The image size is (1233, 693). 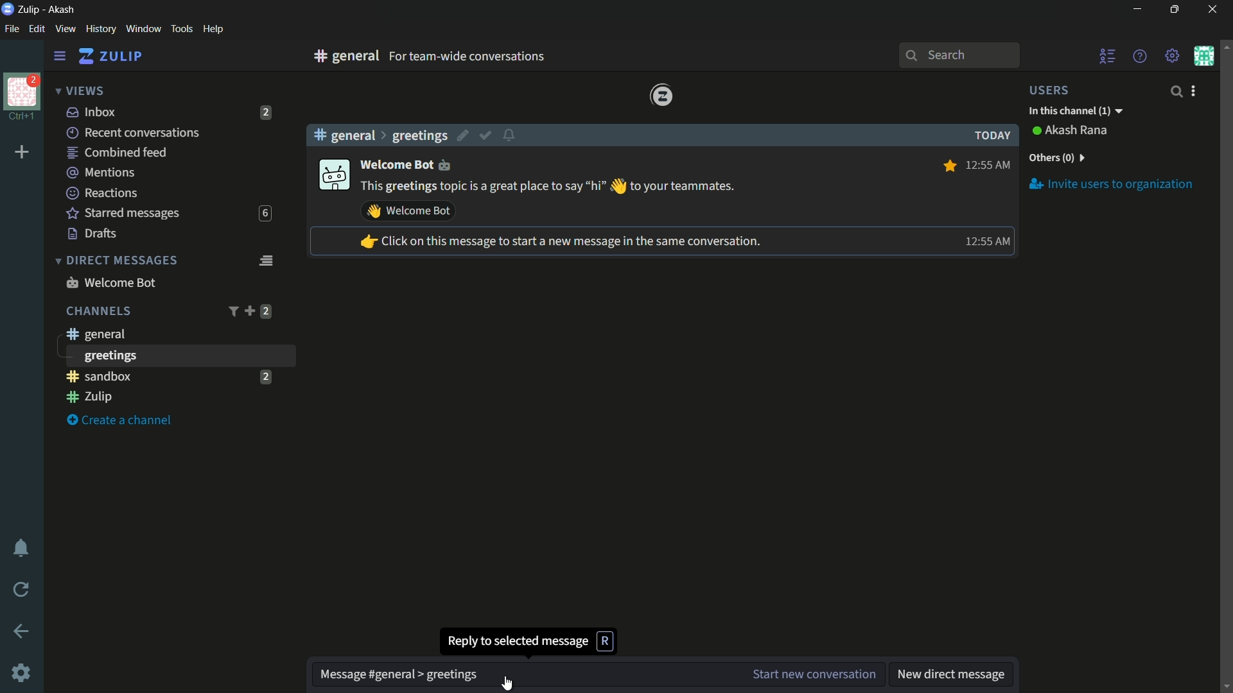 What do you see at coordinates (37, 29) in the screenshot?
I see `edit menu` at bounding box center [37, 29].